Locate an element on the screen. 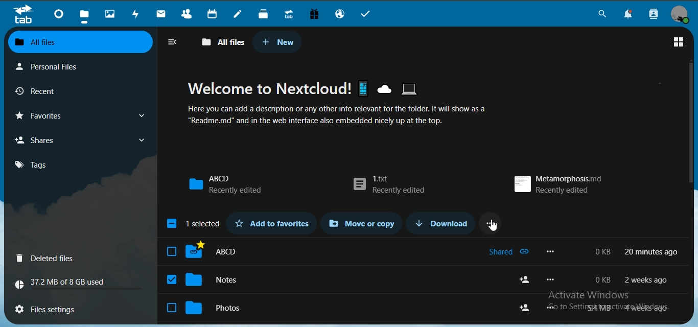 The height and width of the screenshot is (327, 698). 37.2 MB of 8 GB used is located at coordinates (81, 285).